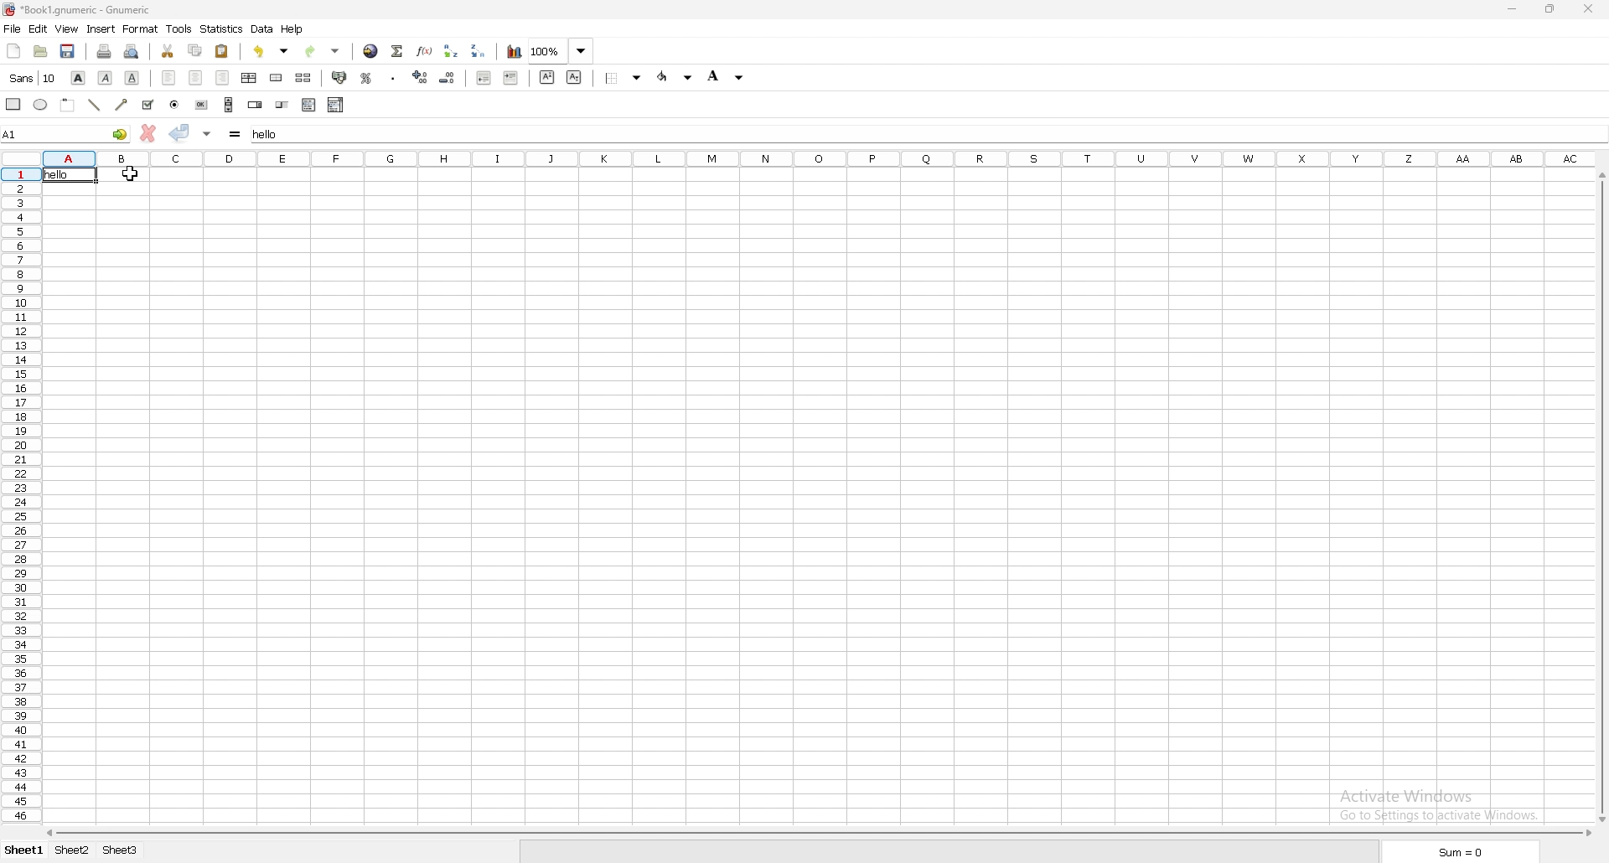 Image resolution: width=1609 pixels, height=863 pixels. What do you see at coordinates (178, 28) in the screenshot?
I see `tools` at bounding box center [178, 28].